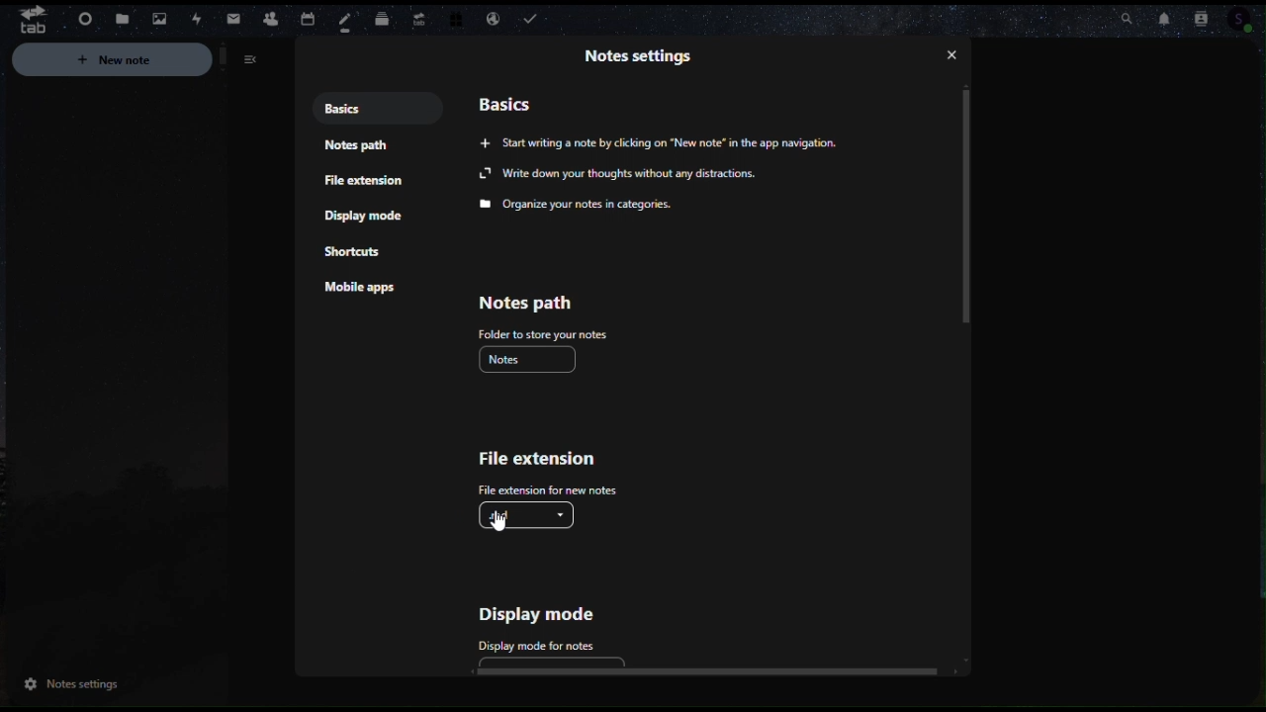  Describe the element at coordinates (524, 515) in the screenshot. I see `.md` at that location.